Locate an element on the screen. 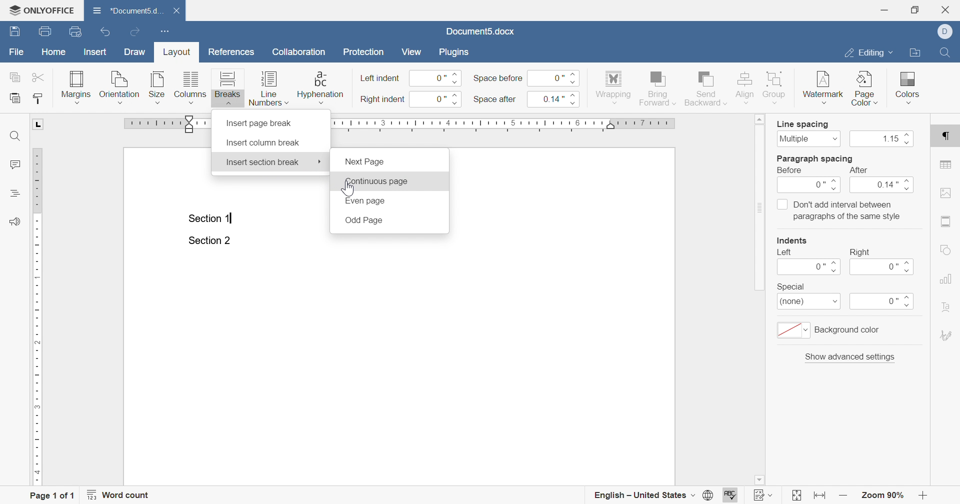  multiple is located at coordinates (808, 138).